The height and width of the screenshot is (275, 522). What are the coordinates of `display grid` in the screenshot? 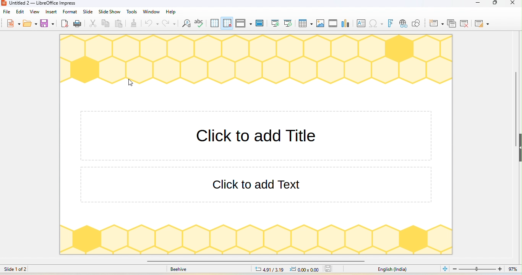 It's located at (214, 23).